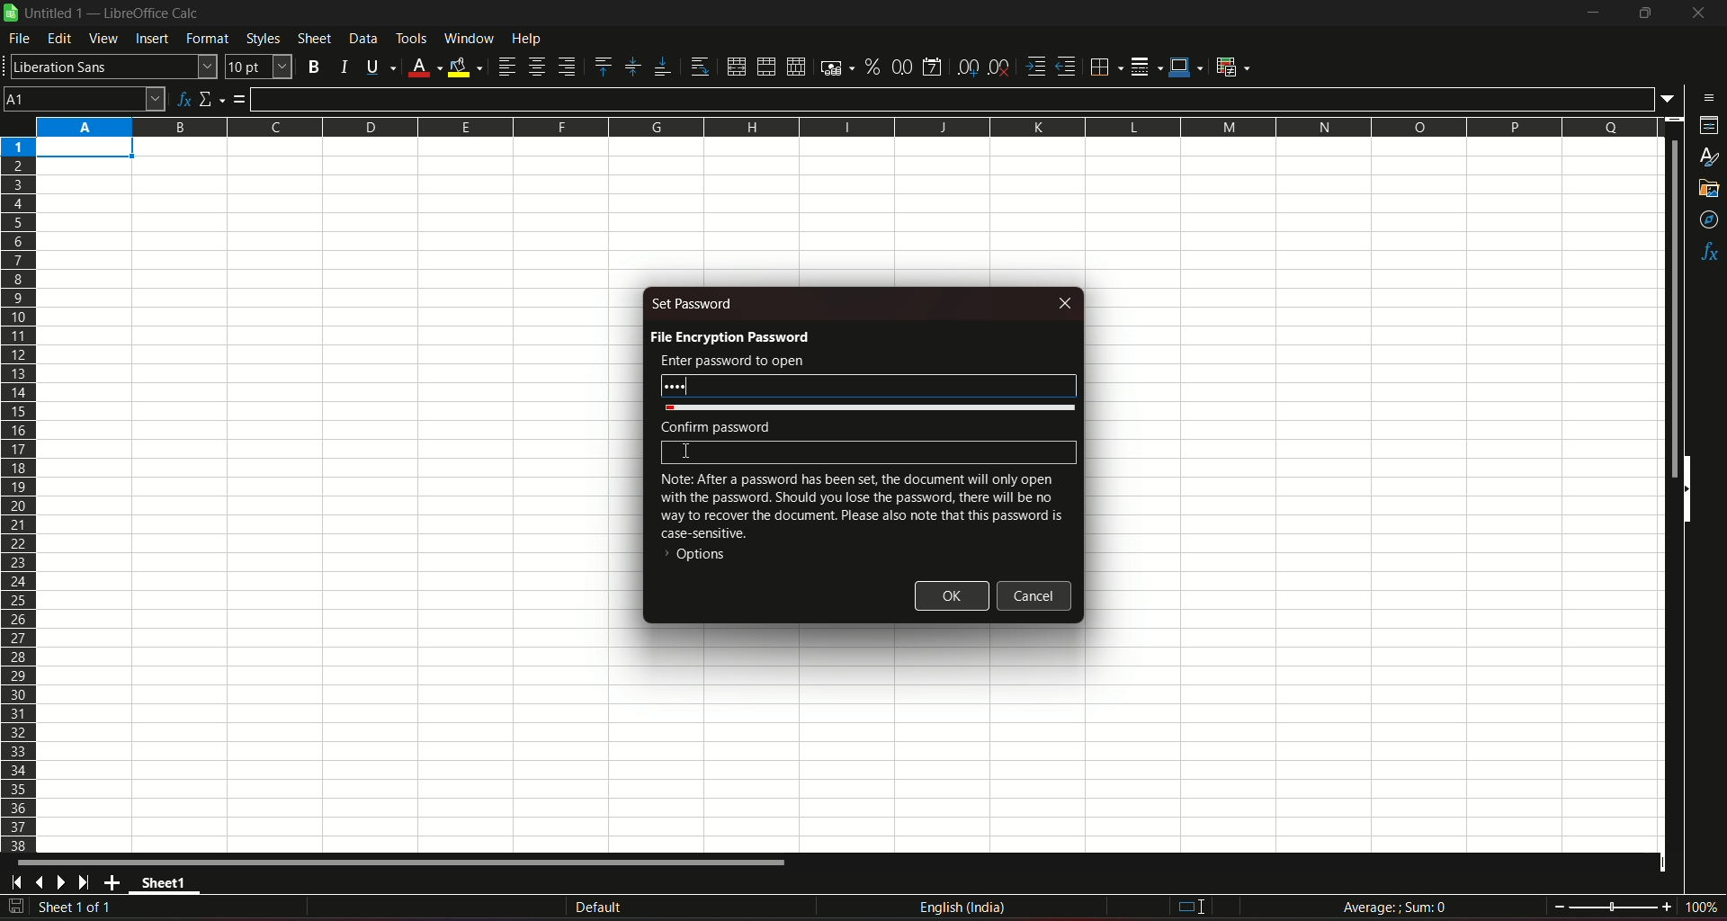 The width and height of the screenshot is (1727, 921). I want to click on zoom in, so click(1666, 906).